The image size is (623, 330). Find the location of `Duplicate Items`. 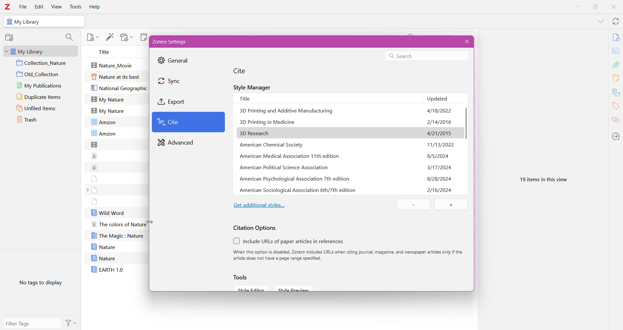

Duplicate Items is located at coordinates (43, 97).